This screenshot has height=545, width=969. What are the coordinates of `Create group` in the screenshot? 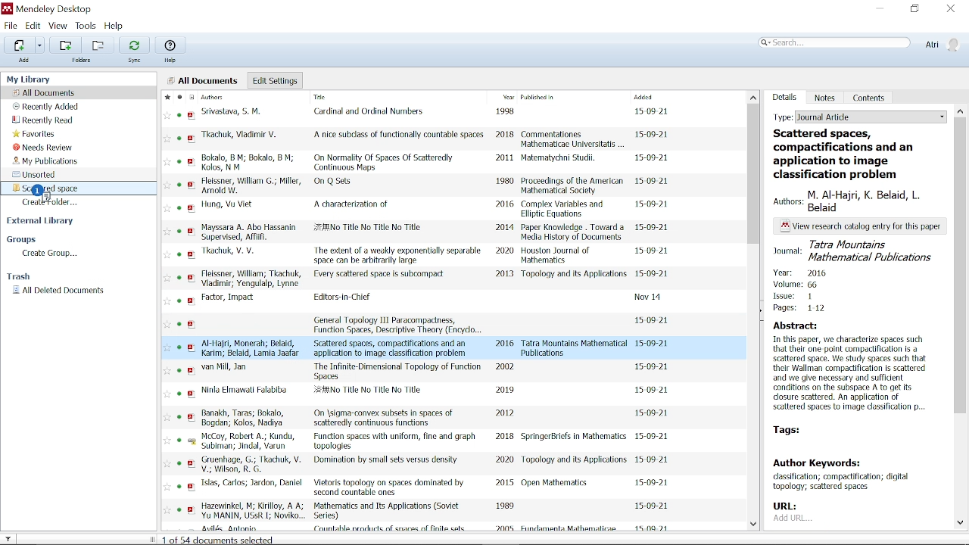 It's located at (51, 254).